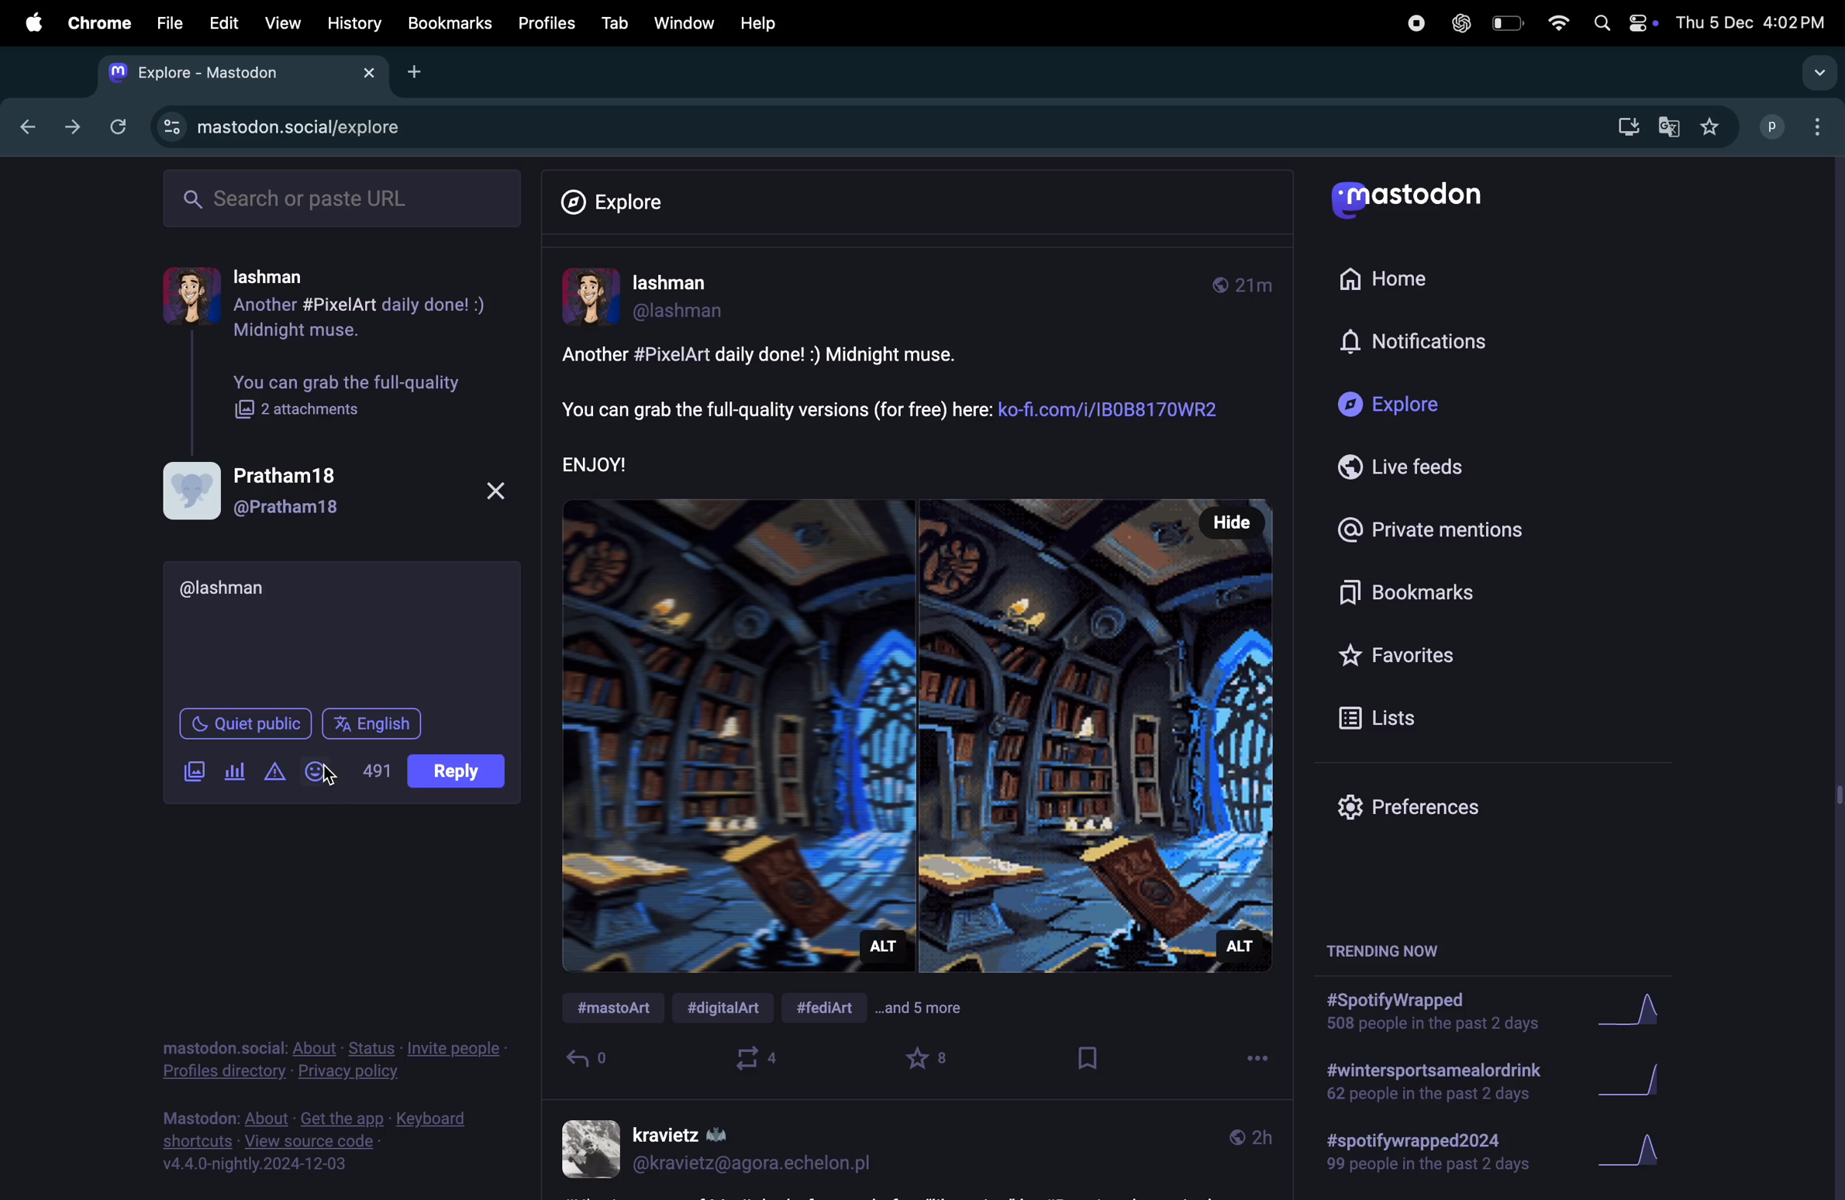 The image size is (1845, 1200). I want to click on refresh, so click(120, 127).